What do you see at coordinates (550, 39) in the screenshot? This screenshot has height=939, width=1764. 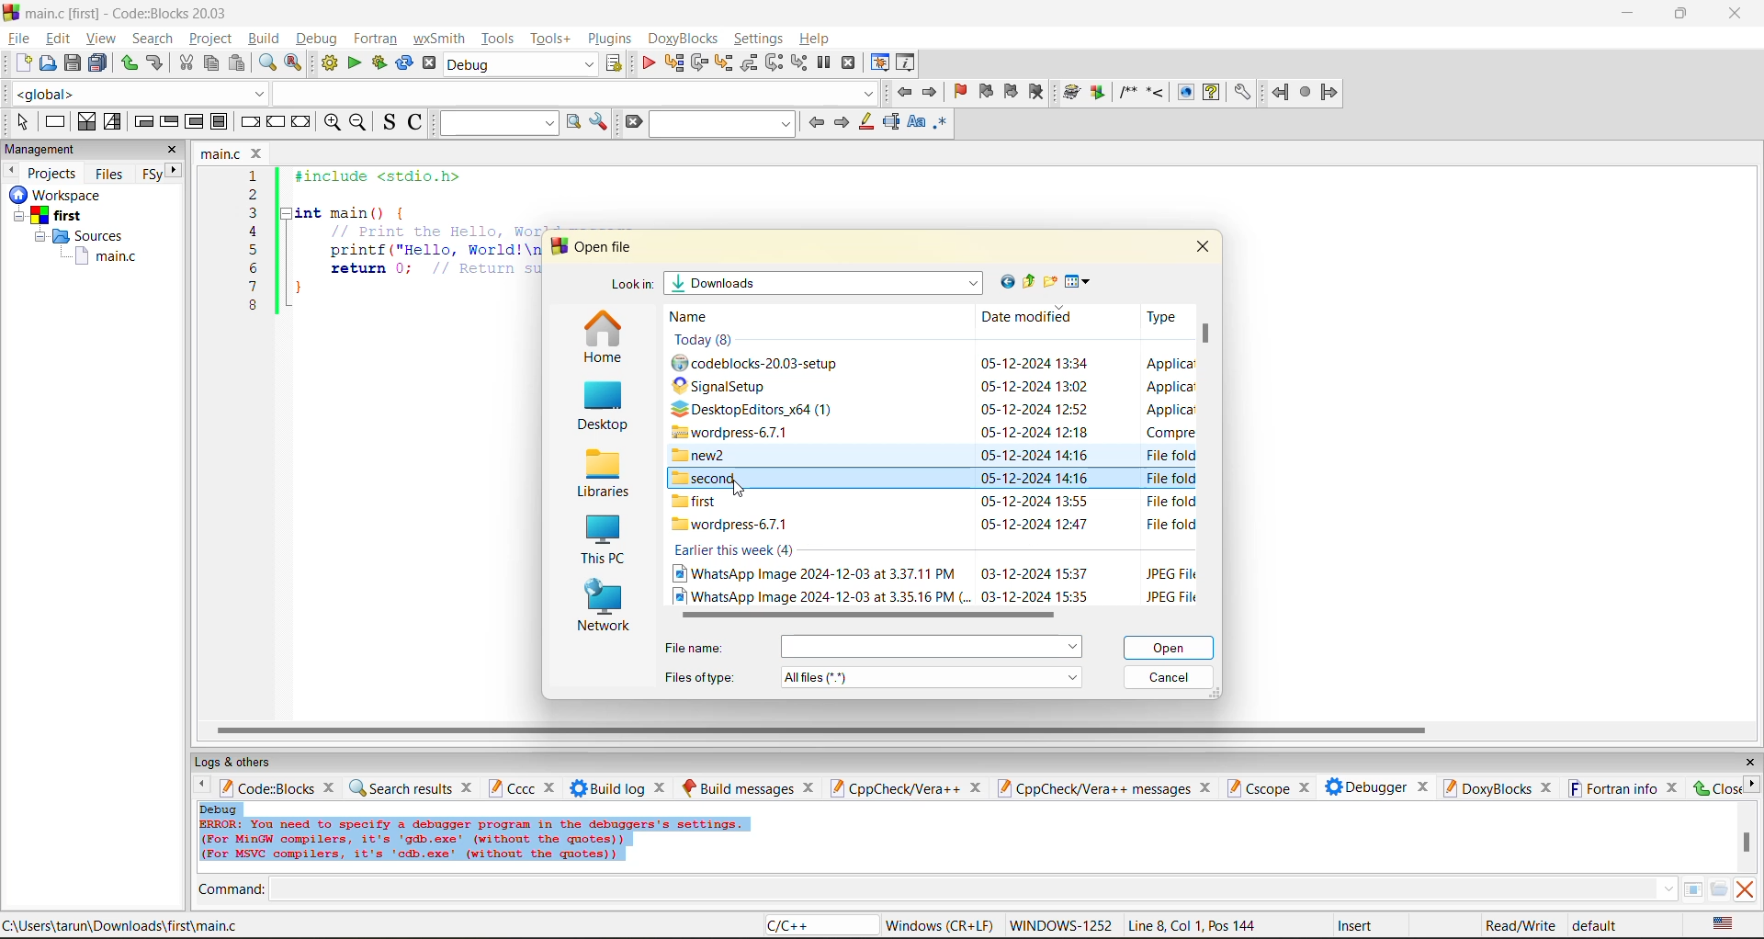 I see `tools+` at bounding box center [550, 39].